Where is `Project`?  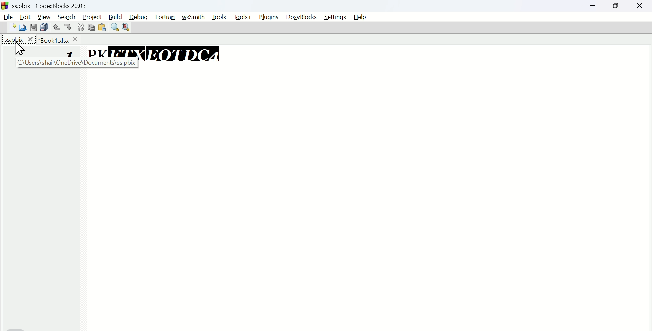
Project is located at coordinates (91, 16).